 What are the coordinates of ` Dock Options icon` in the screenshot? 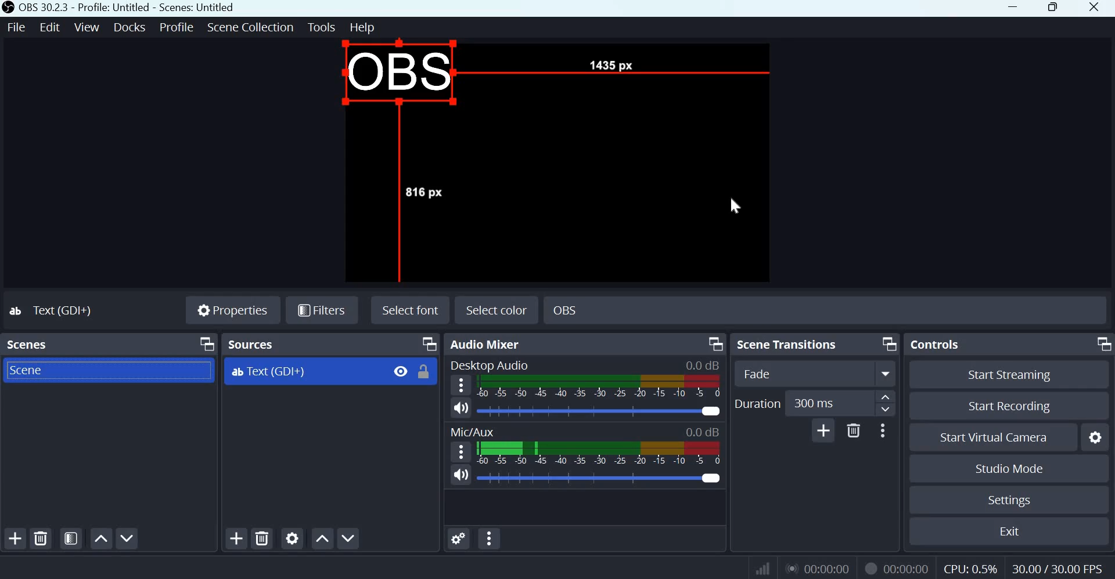 It's located at (427, 343).